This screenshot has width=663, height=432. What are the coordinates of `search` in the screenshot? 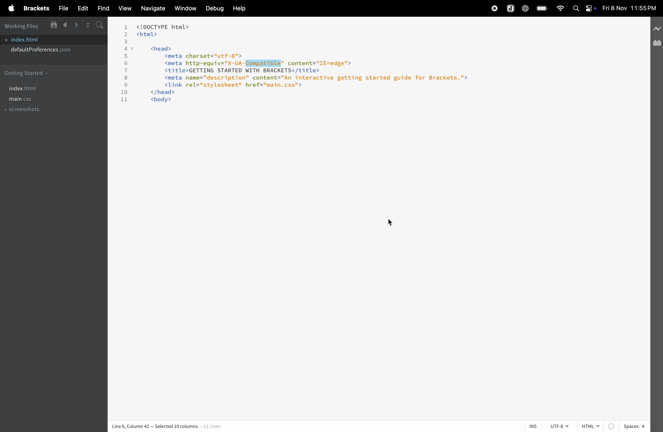 It's located at (99, 24).